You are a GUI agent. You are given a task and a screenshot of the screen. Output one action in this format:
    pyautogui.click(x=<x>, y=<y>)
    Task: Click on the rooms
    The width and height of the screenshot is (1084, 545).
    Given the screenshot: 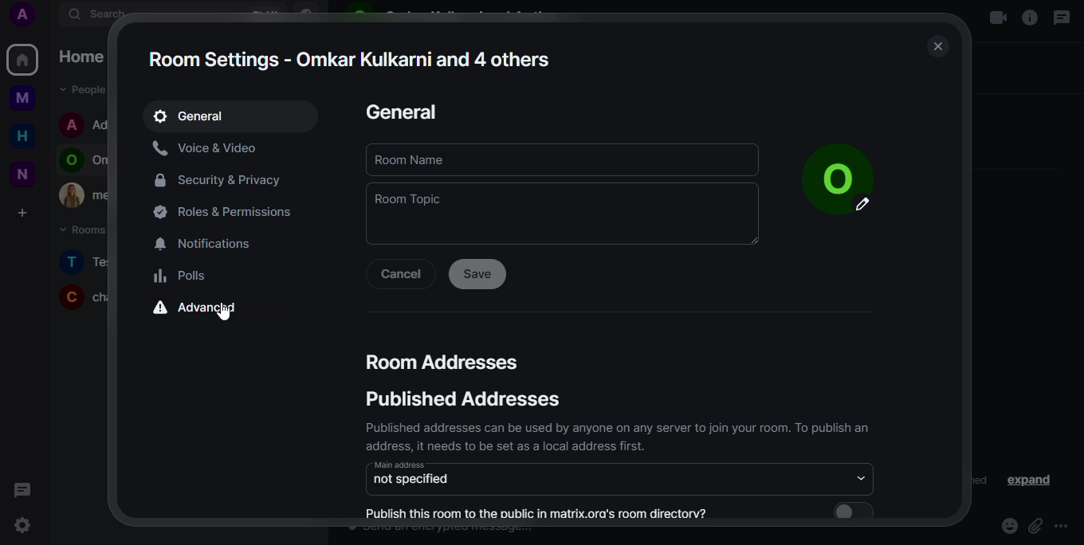 What is the action you would take?
    pyautogui.click(x=81, y=230)
    